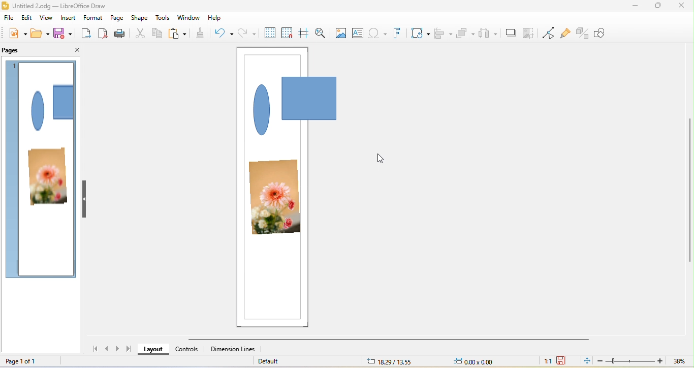 The height and width of the screenshot is (368, 694). Describe the element at coordinates (489, 33) in the screenshot. I see `select at least three object to distribute` at that location.